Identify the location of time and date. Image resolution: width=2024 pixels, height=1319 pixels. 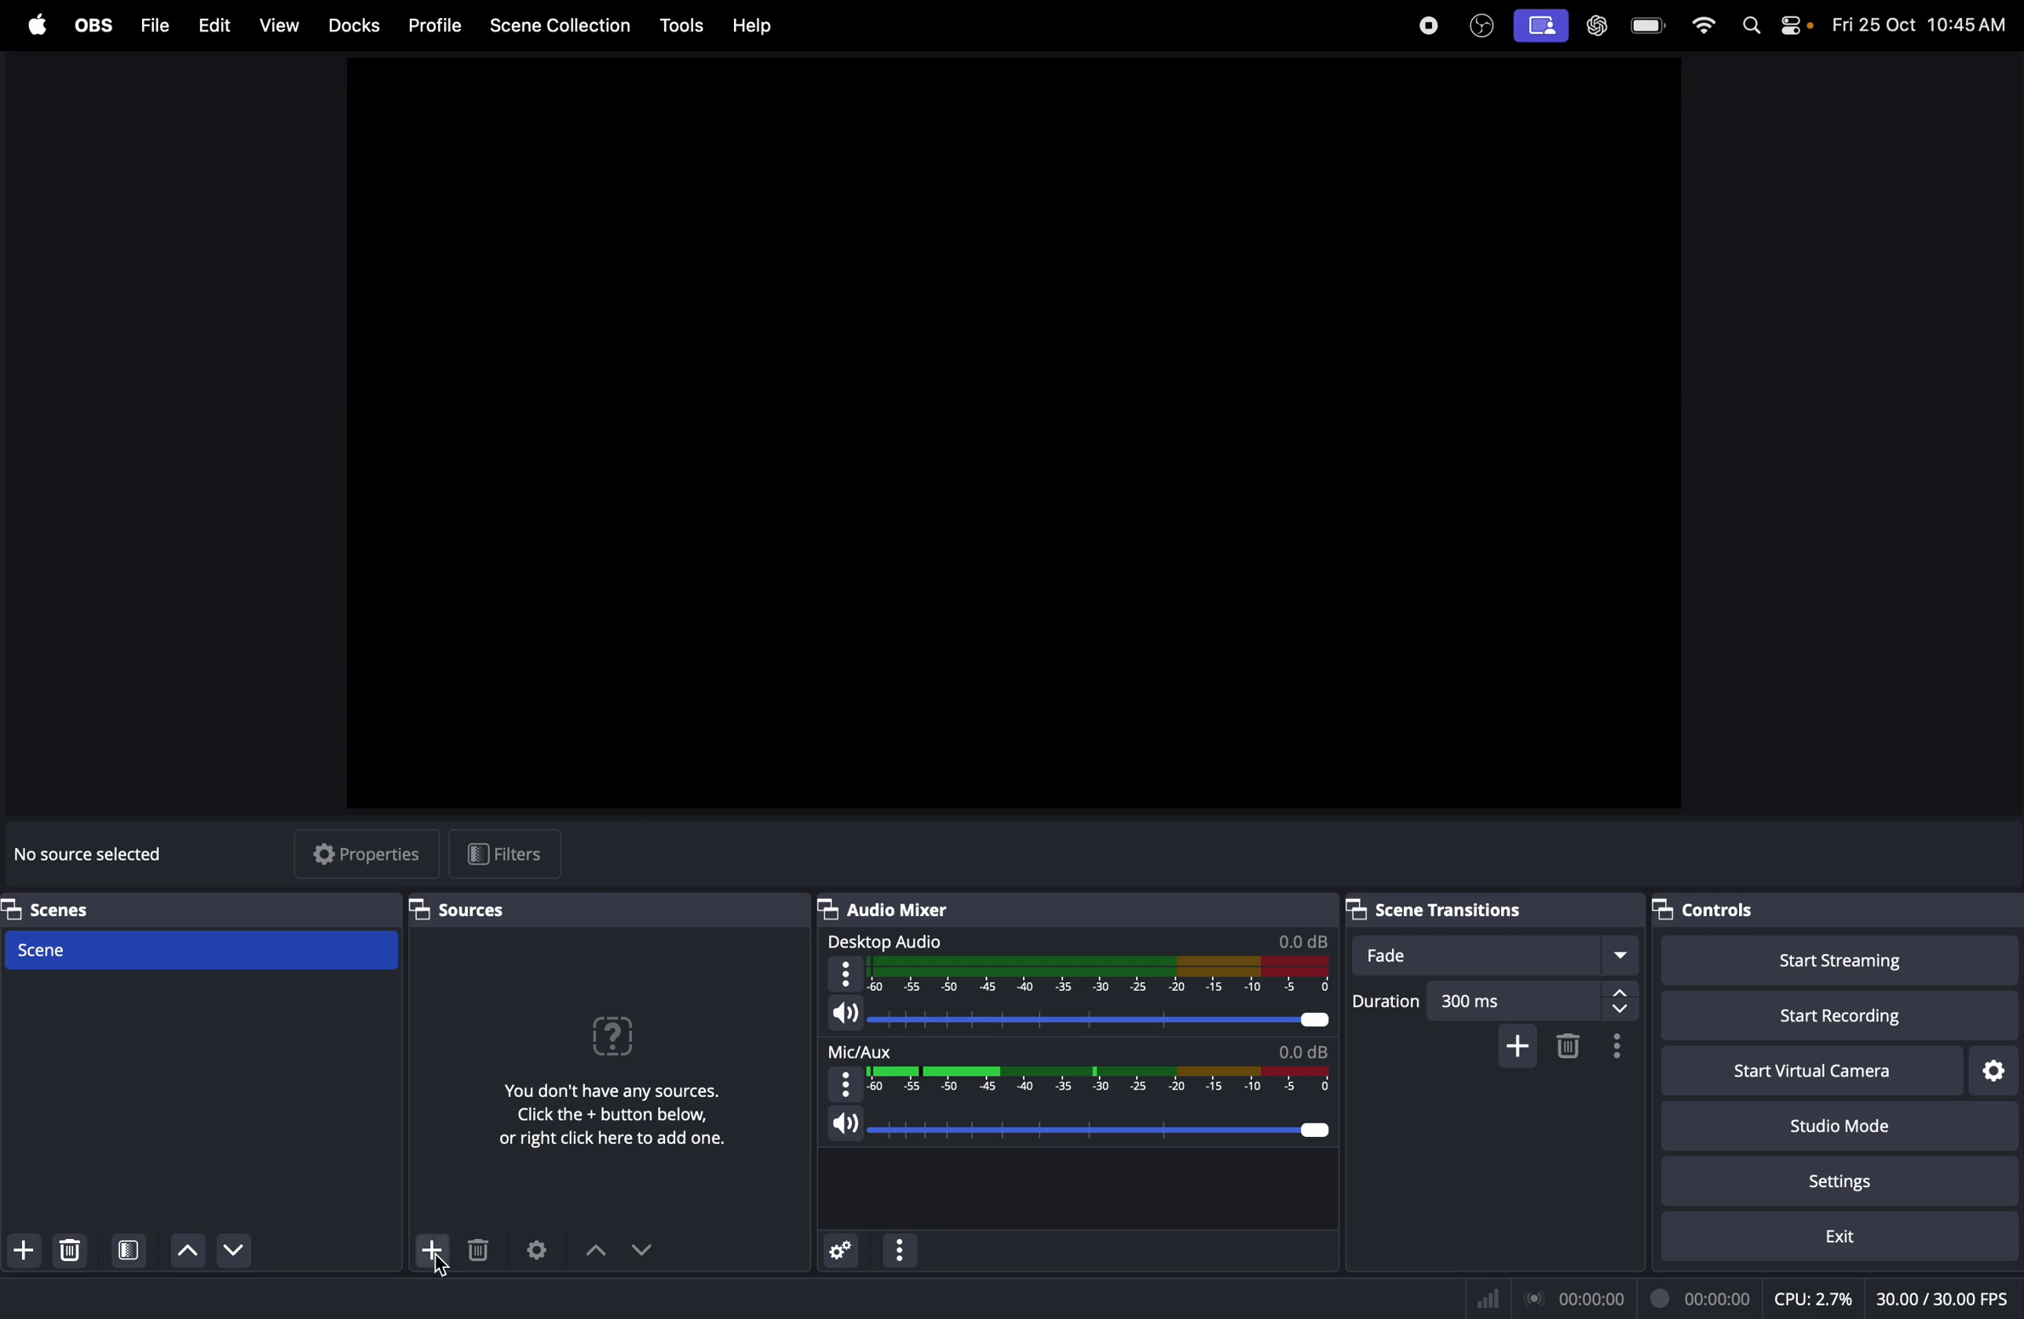
(1921, 21).